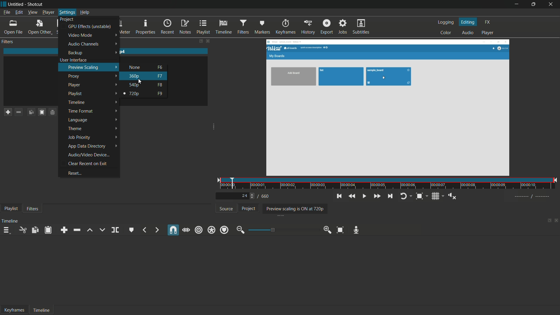  What do you see at coordinates (32, 12) in the screenshot?
I see `view menu` at bounding box center [32, 12].